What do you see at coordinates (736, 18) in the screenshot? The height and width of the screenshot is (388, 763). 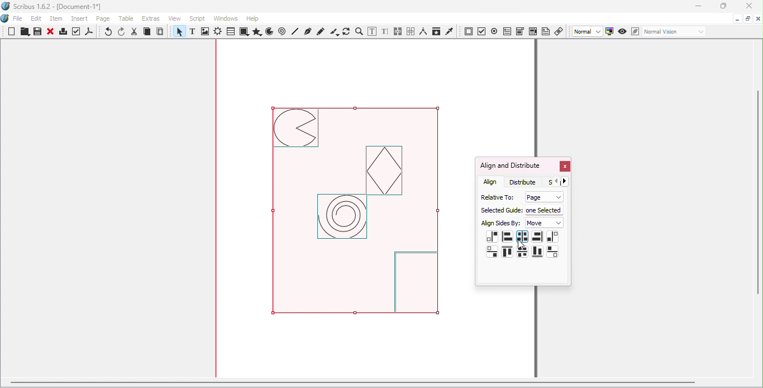 I see `Minimize` at bounding box center [736, 18].